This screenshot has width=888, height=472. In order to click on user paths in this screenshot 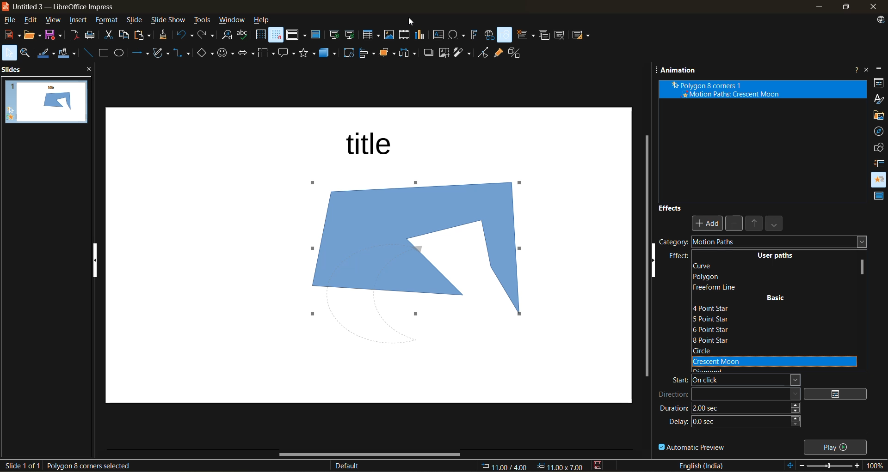, I will do `click(775, 256)`.